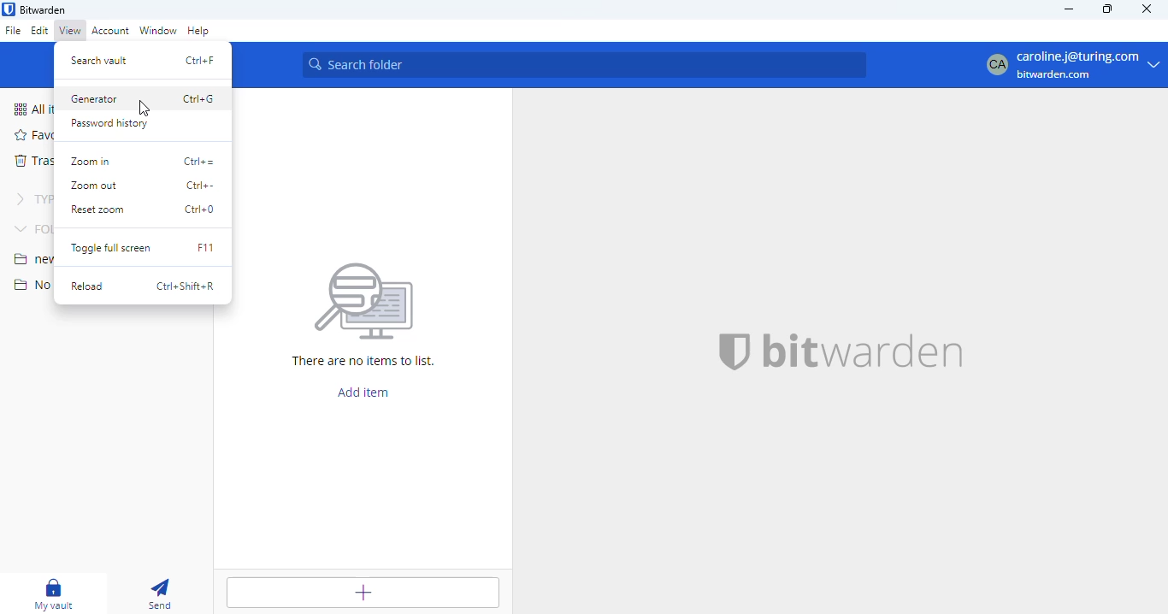 The width and height of the screenshot is (1168, 614). I want to click on shortcut for search vault, so click(201, 60).